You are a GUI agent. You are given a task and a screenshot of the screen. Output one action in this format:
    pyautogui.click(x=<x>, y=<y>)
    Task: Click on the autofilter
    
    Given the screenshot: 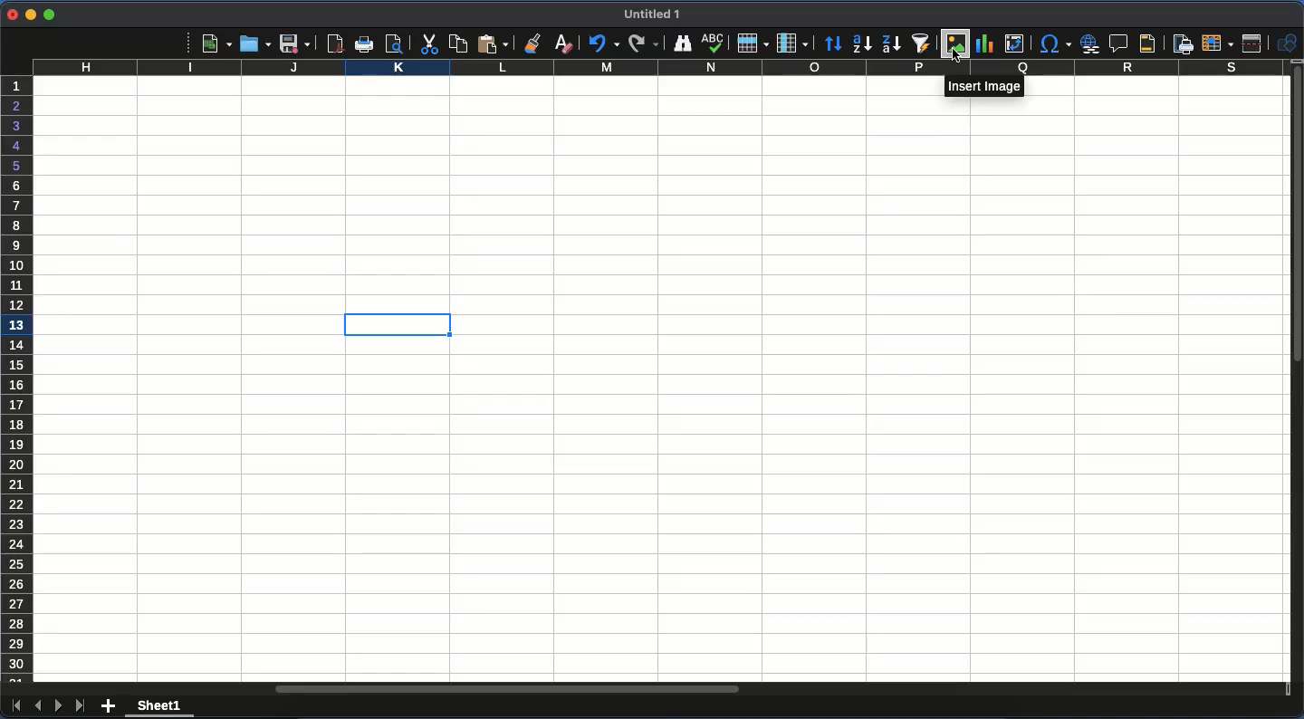 What is the action you would take?
    pyautogui.click(x=920, y=44)
    